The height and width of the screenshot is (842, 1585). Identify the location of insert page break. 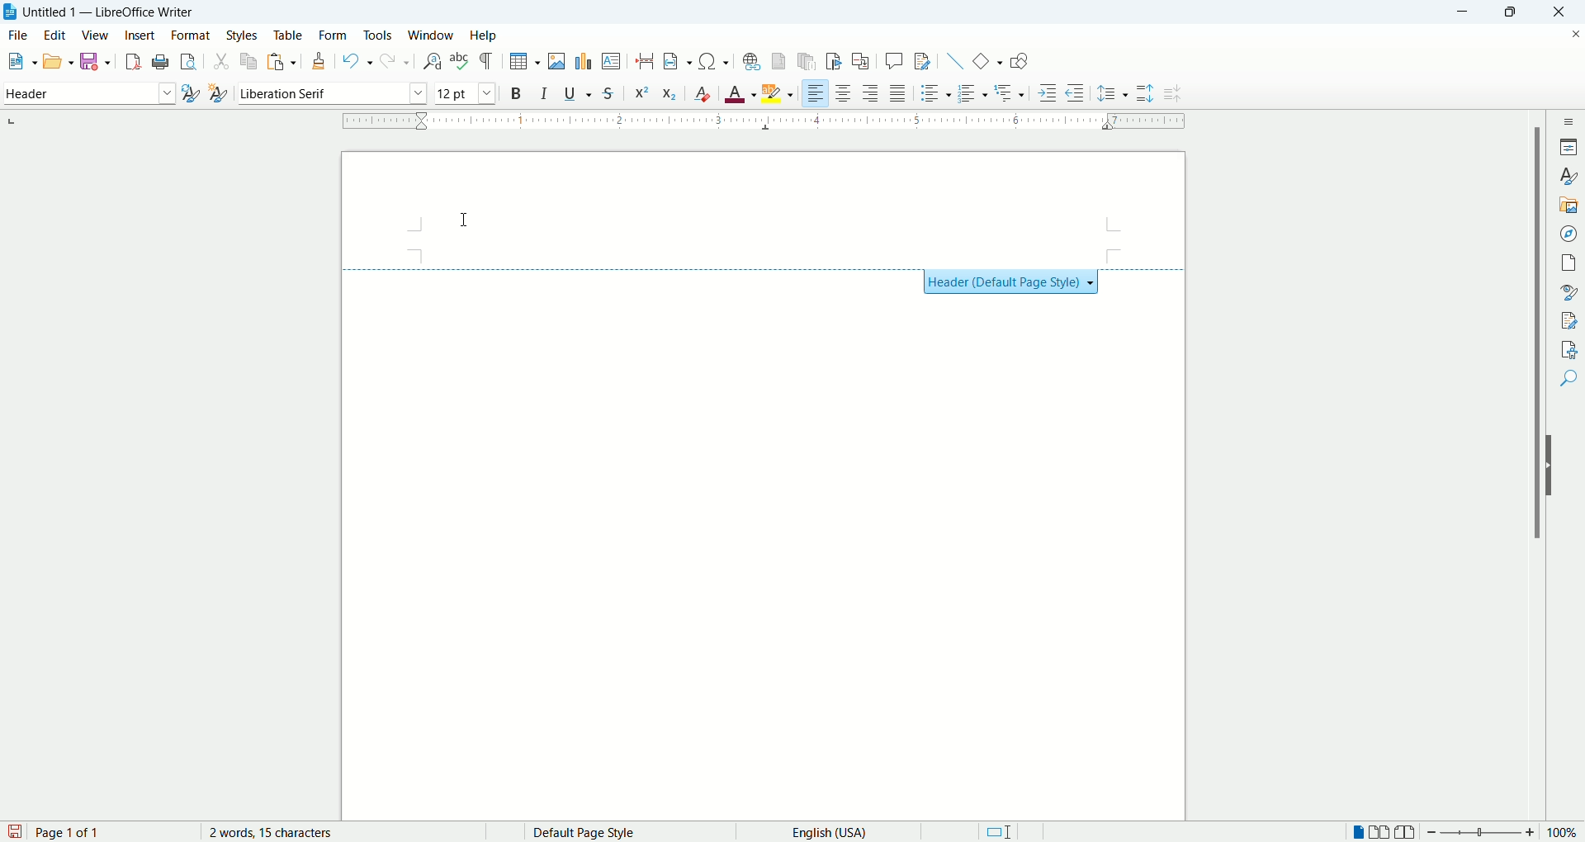
(645, 59).